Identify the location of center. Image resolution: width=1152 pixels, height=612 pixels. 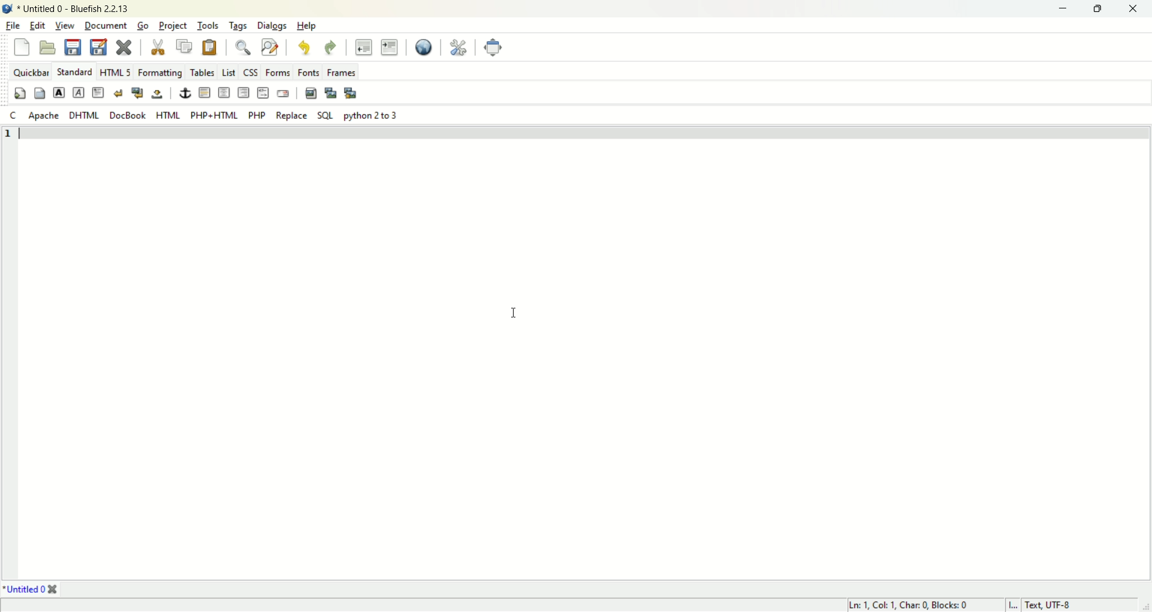
(224, 92).